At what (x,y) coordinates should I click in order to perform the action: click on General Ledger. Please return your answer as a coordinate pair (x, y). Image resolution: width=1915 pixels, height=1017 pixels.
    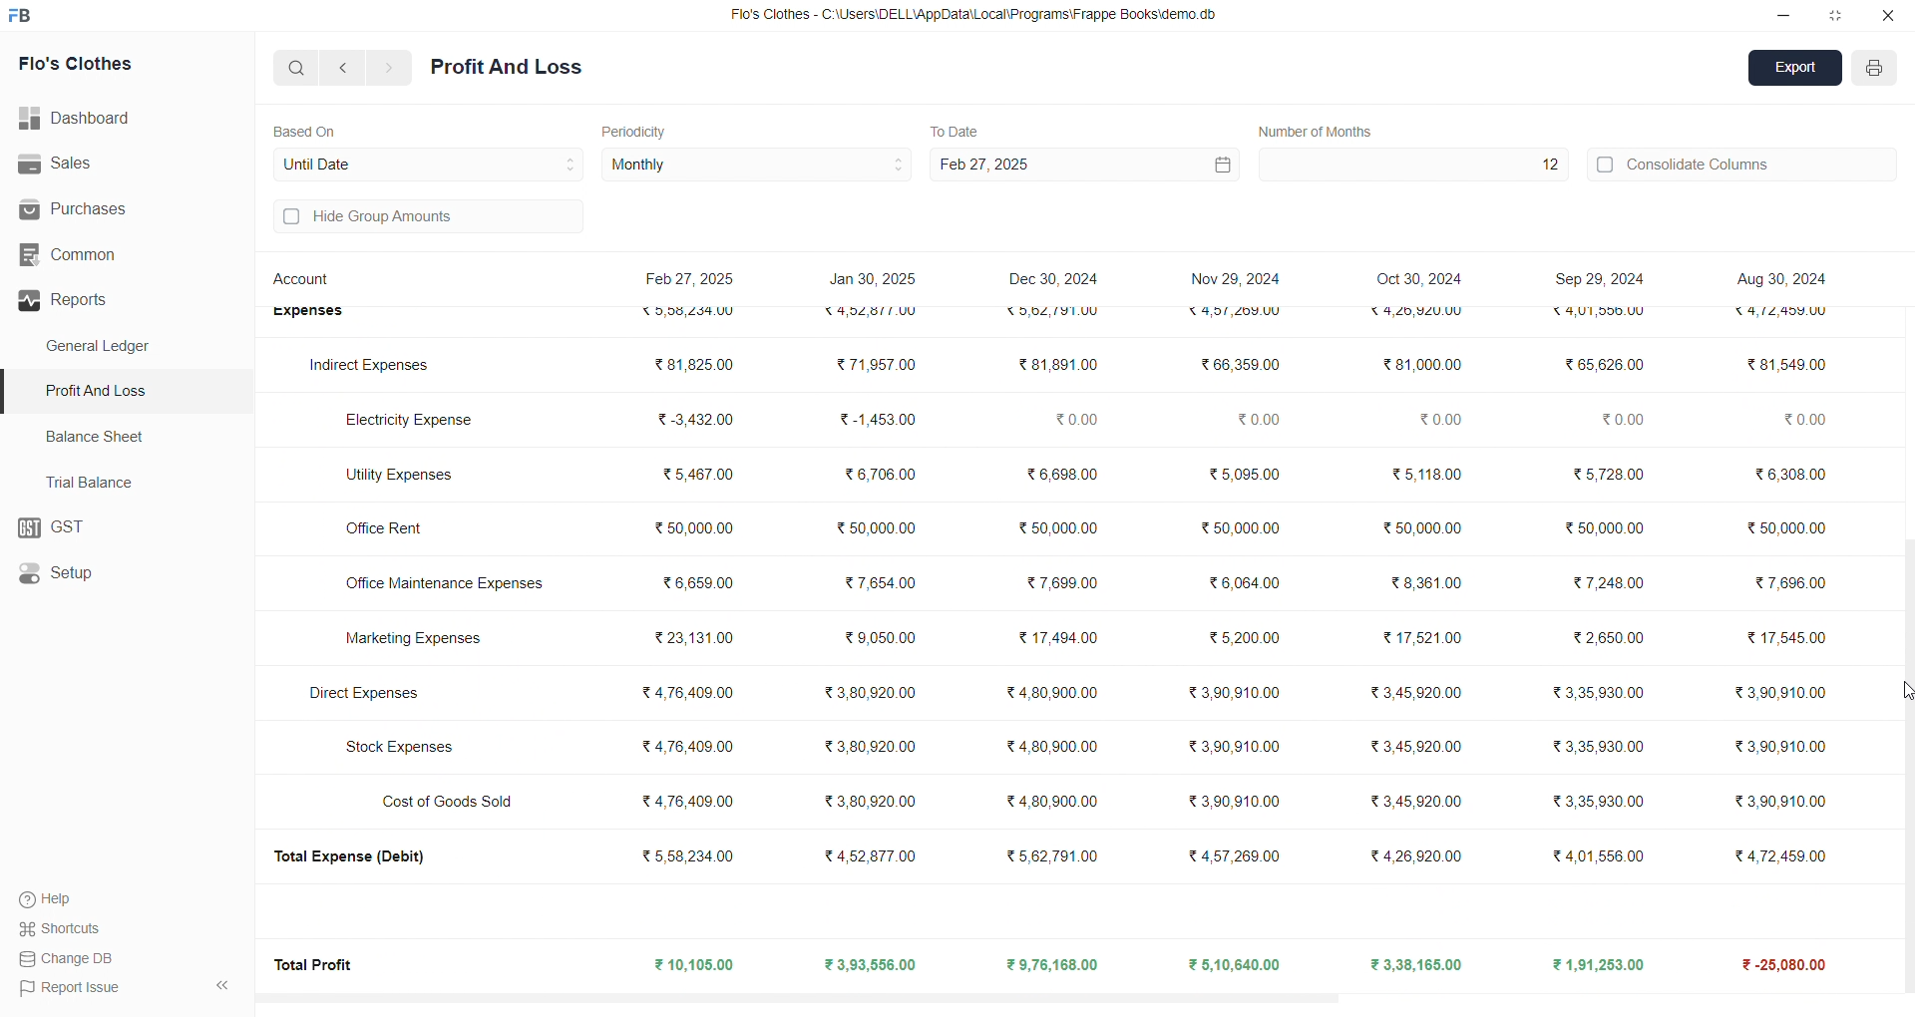
    Looking at the image, I should click on (109, 347).